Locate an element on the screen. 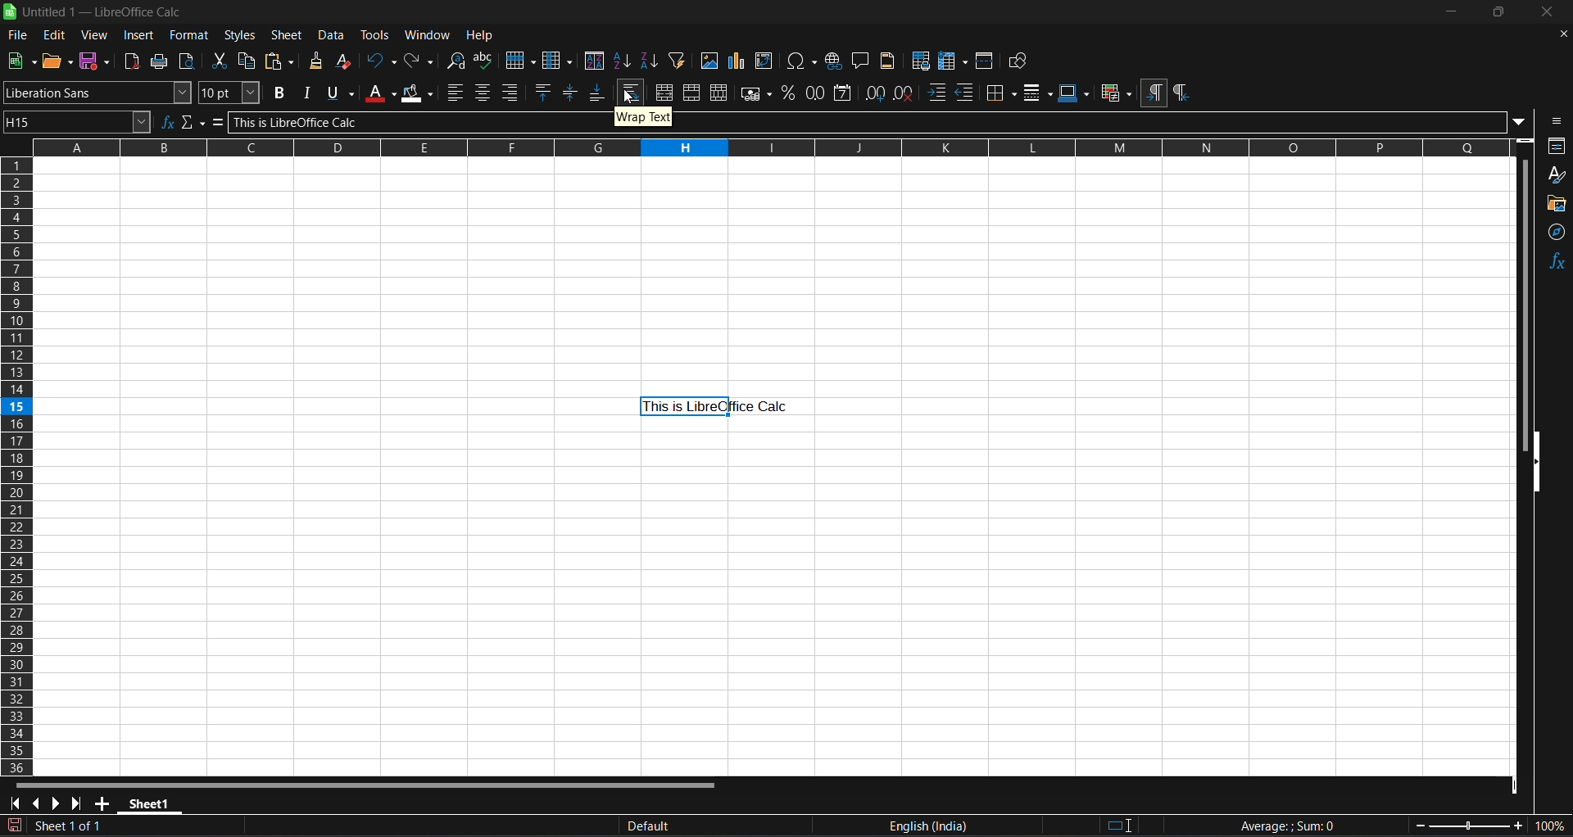  paste is located at coordinates (280, 60).